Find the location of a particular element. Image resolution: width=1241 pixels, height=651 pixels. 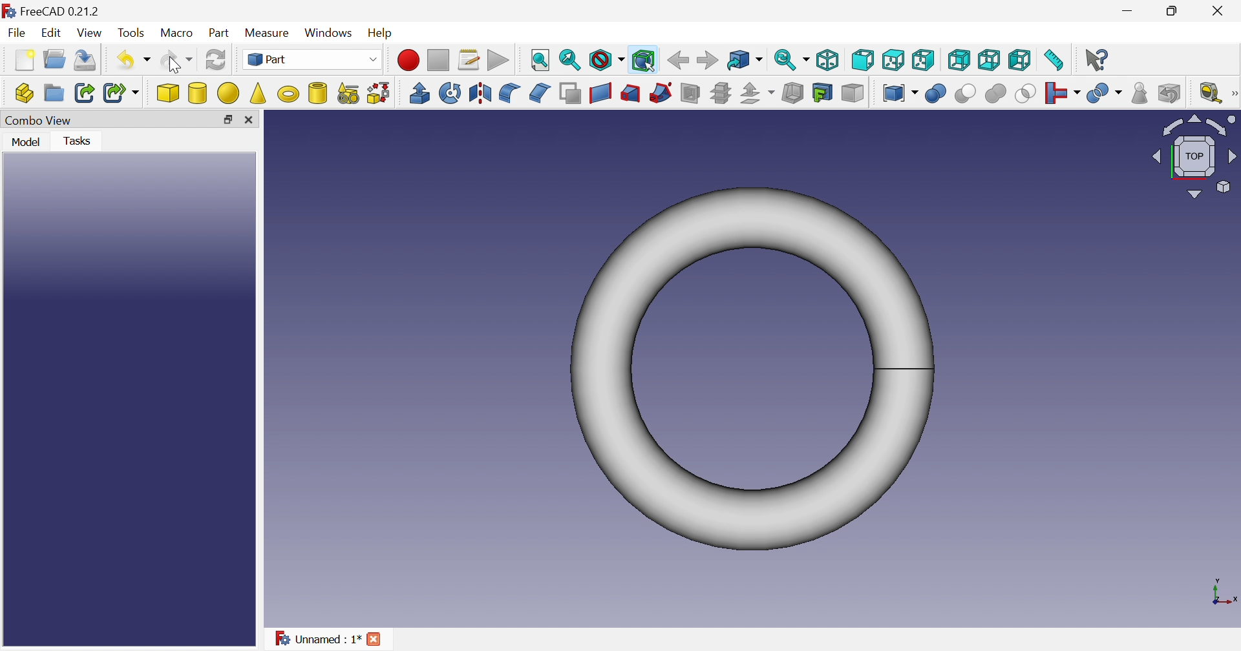

Tasks is located at coordinates (80, 141).